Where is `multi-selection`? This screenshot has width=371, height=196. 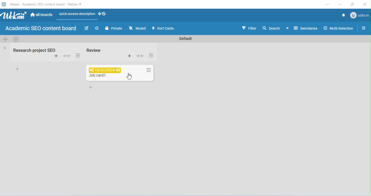 multi-selection is located at coordinates (338, 28).